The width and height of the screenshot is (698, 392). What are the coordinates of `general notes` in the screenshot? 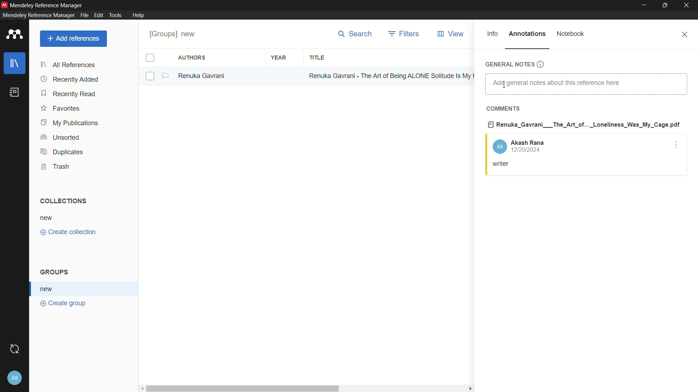 It's located at (514, 64).